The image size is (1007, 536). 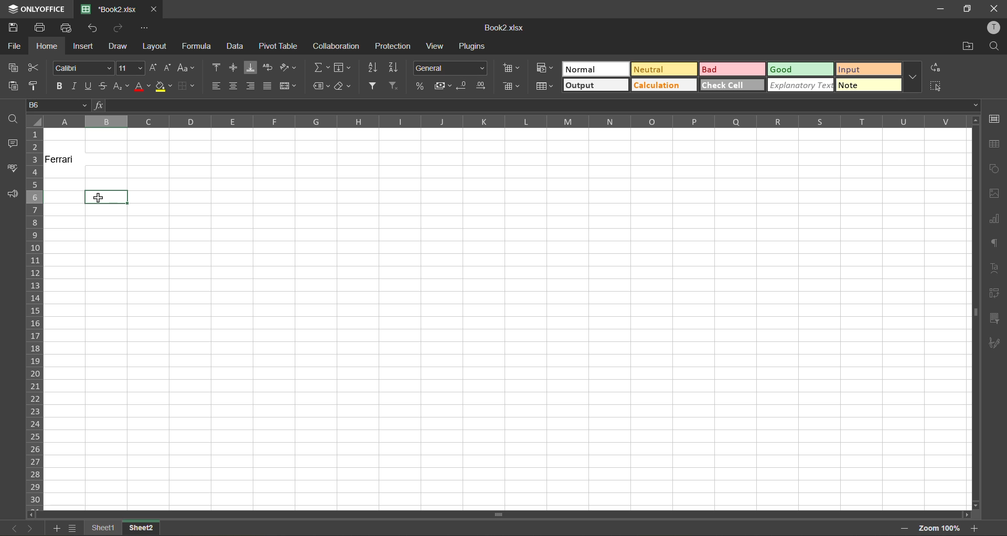 What do you see at coordinates (237, 47) in the screenshot?
I see `data` at bounding box center [237, 47].